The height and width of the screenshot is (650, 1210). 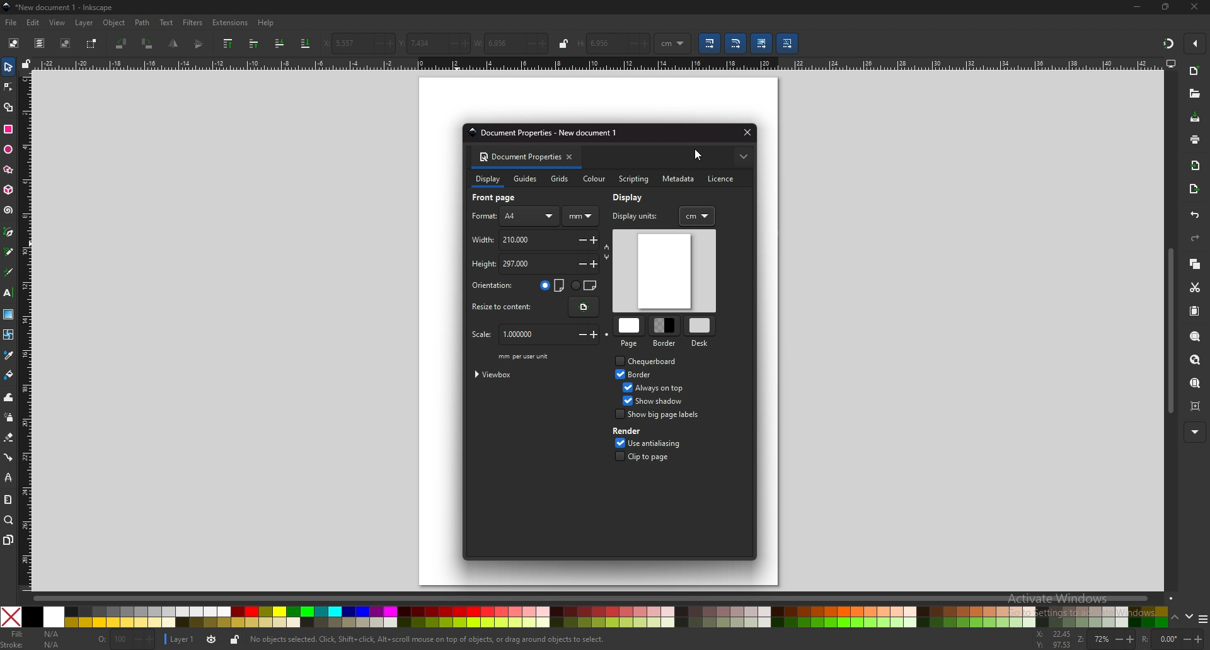 What do you see at coordinates (1201, 639) in the screenshot?
I see `+` at bounding box center [1201, 639].